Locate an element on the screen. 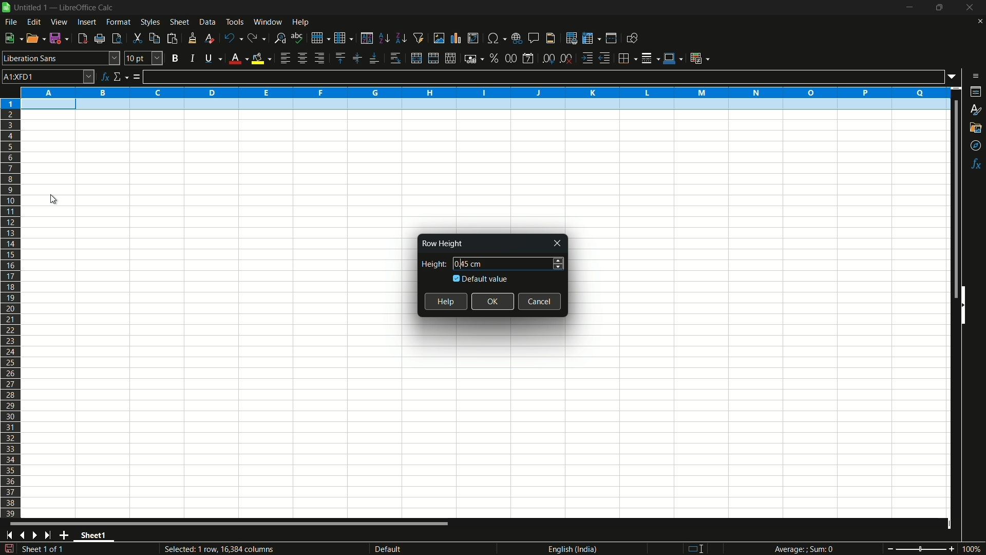  format menu is located at coordinates (119, 22).